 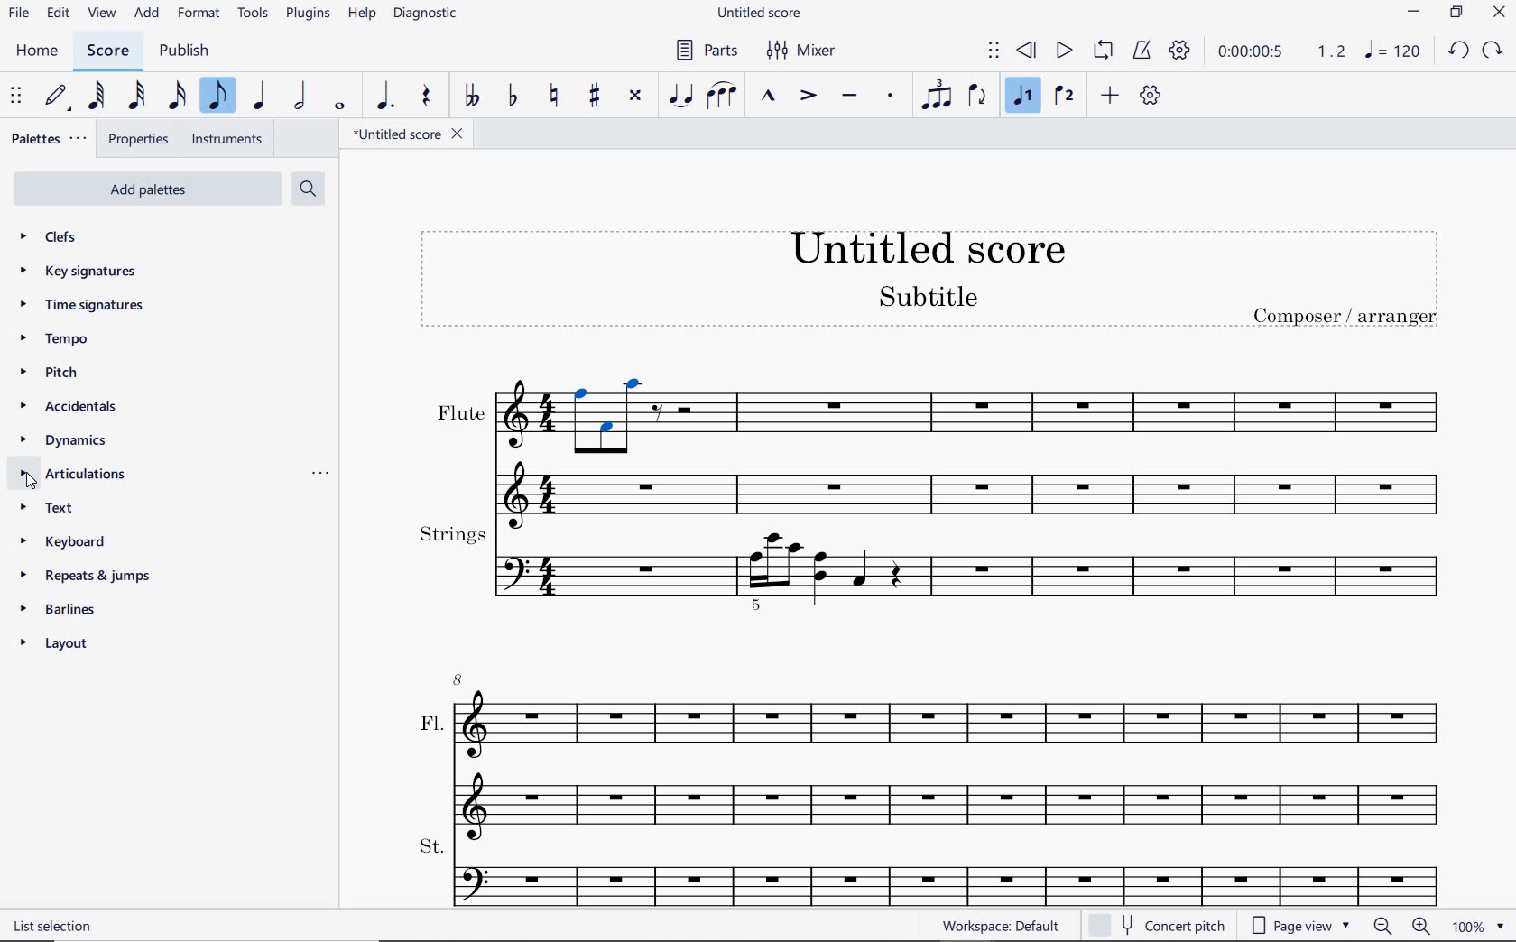 What do you see at coordinates (1413, 12) in the screenshot?
I see `minimize` at bounding box center [1413, 12].